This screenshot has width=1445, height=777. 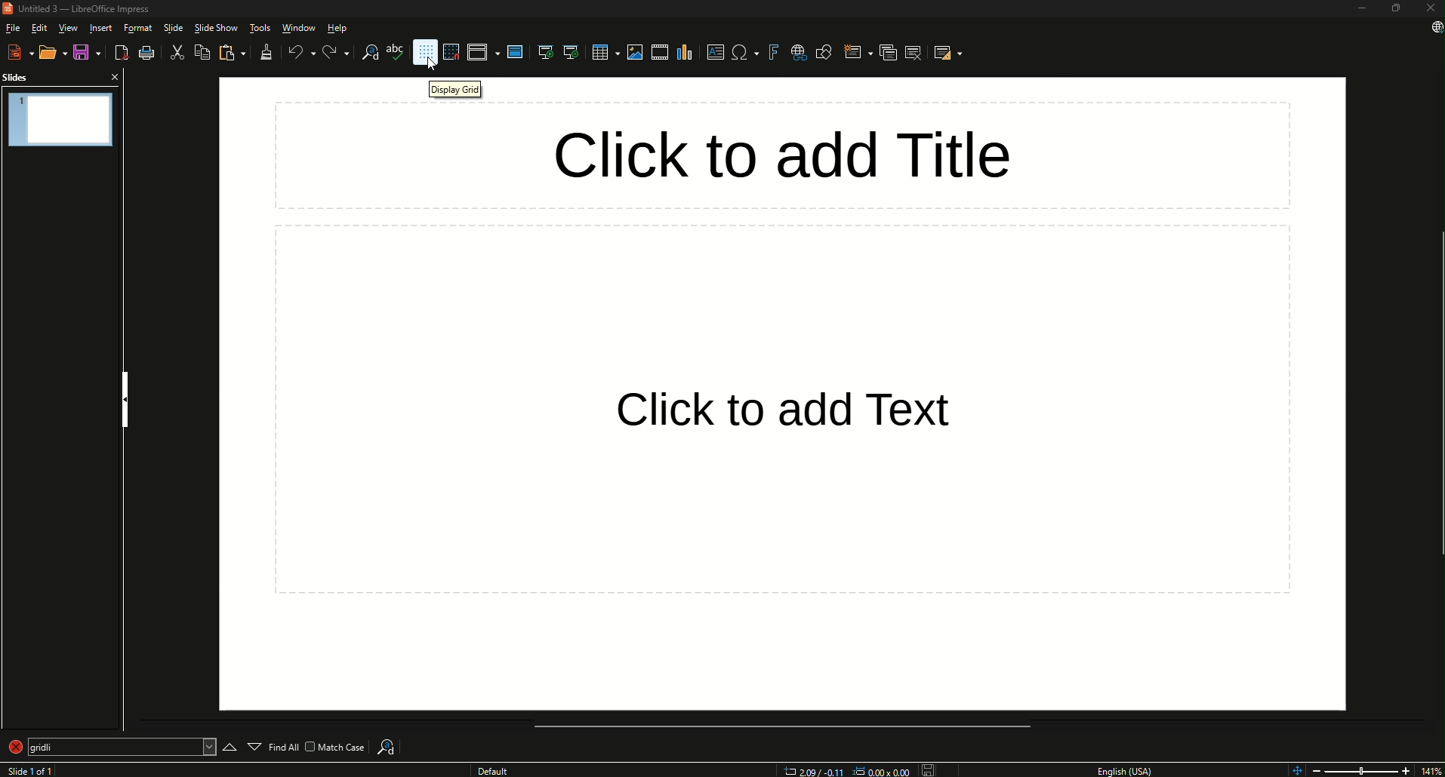 What do you see at coordinates (1361, 8) in the screenshot?
I see `Minimise` at bounding box center [1361, 8].